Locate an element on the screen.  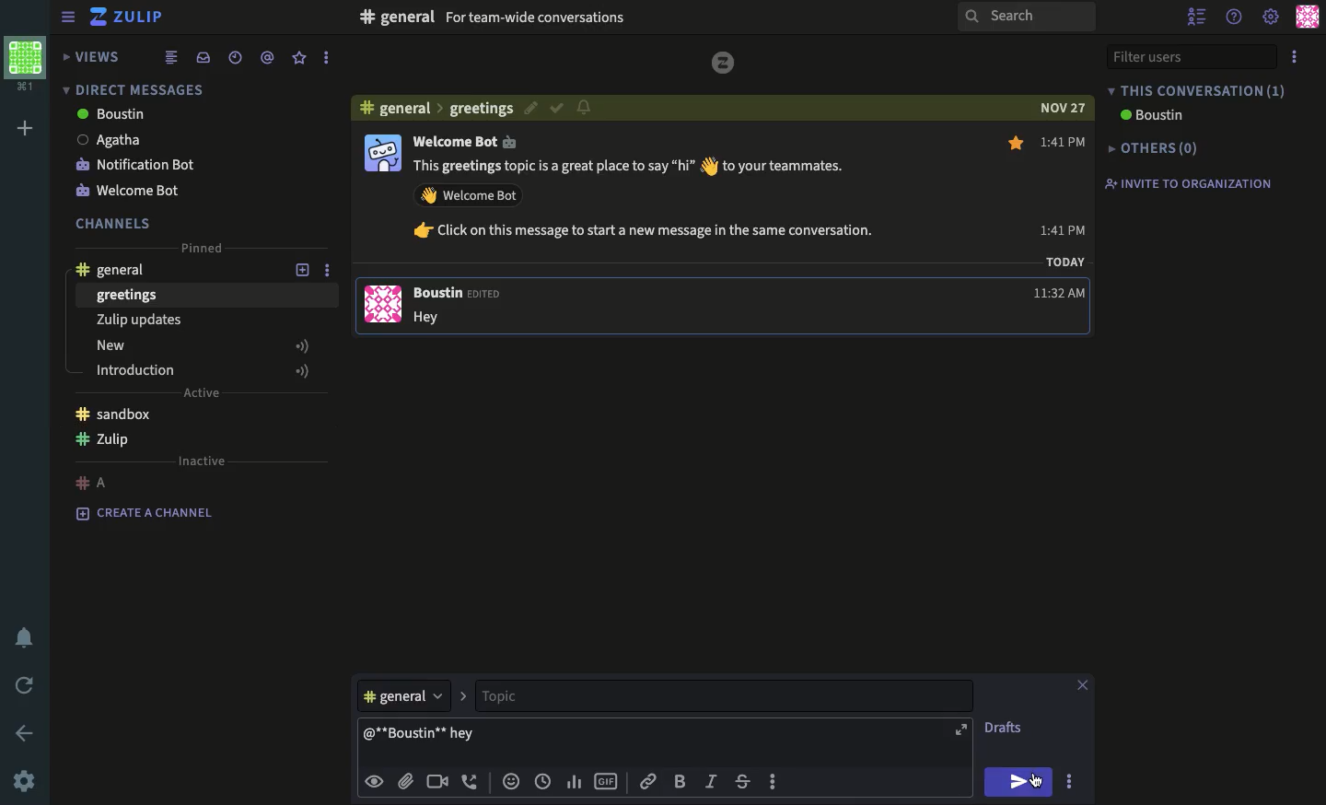
chart is located at coordinates (576, 782).